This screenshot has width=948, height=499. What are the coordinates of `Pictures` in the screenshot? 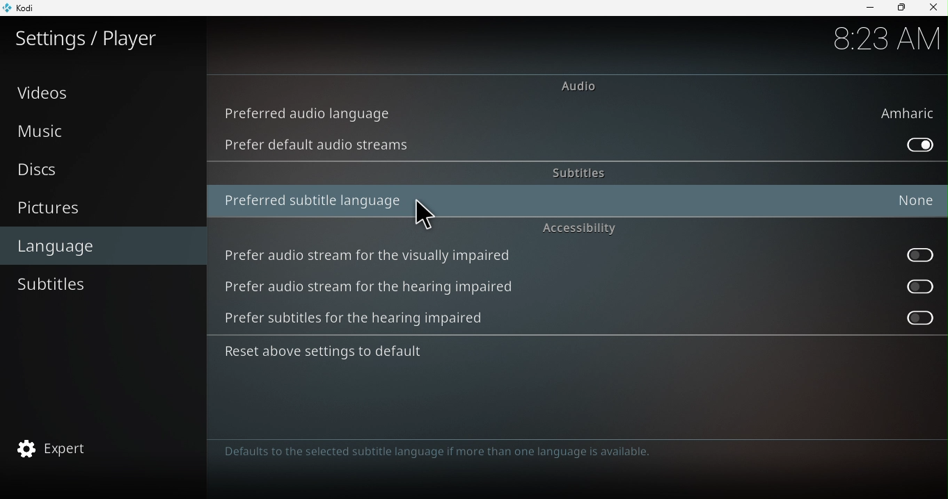 It's located at (102, 209).